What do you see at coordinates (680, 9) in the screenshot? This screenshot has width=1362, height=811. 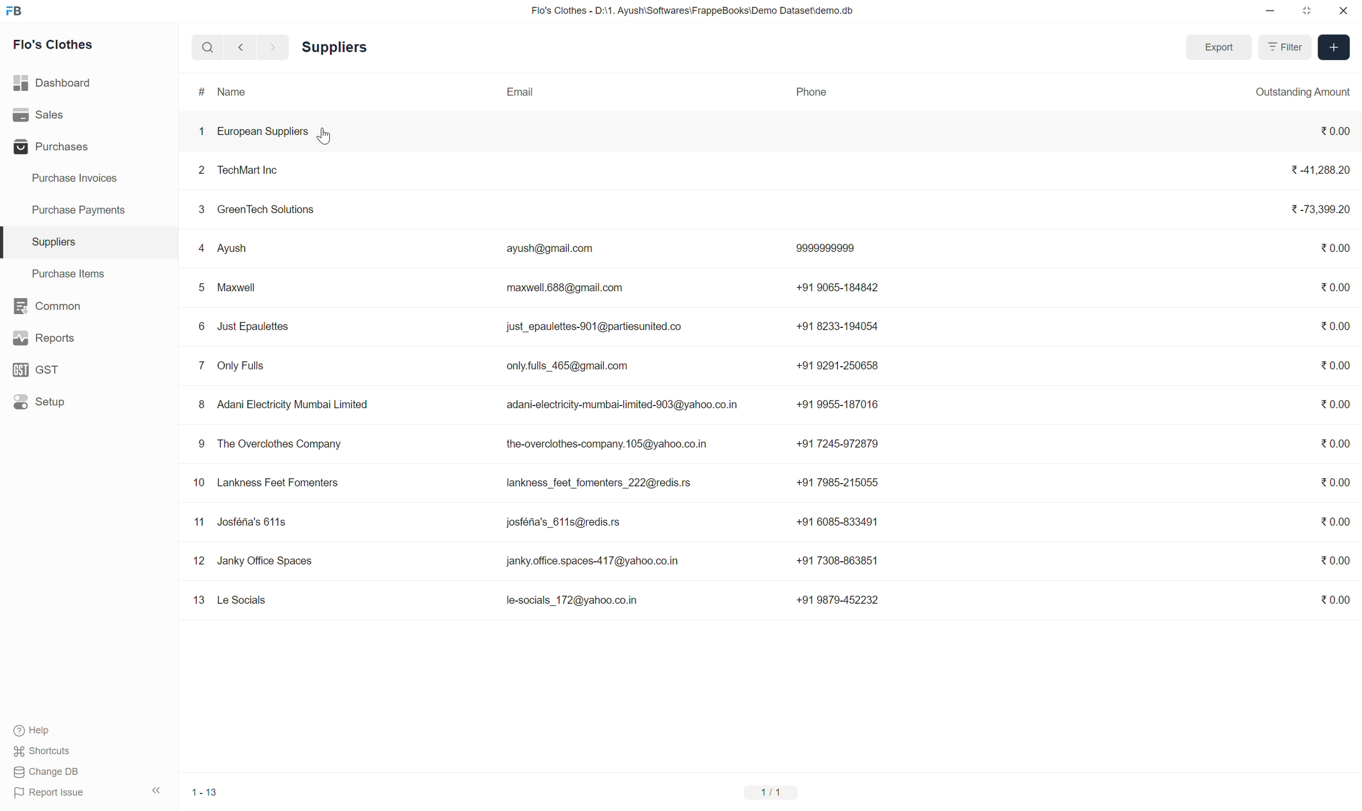 I see `Flo's Clothes - D:\1. Ayush\Softwares\FrappeBooks\Demo Dataset\demo.db` at bounding box center [680, 9].